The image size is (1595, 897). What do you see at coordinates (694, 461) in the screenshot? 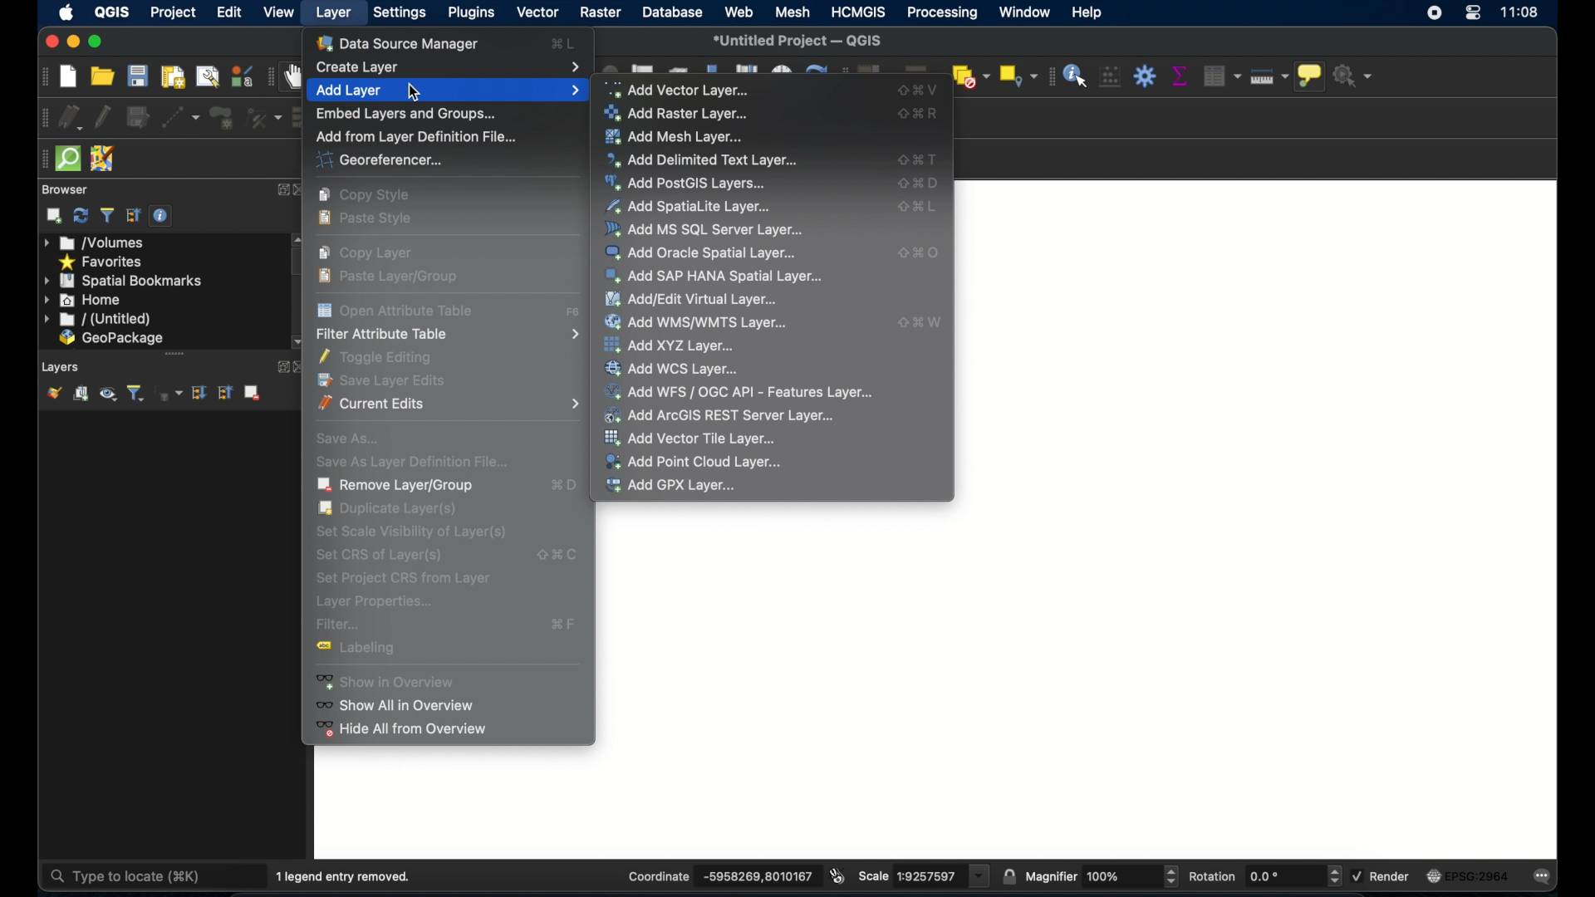
I see `add point cloud layer` at bounding box center [694, 461].